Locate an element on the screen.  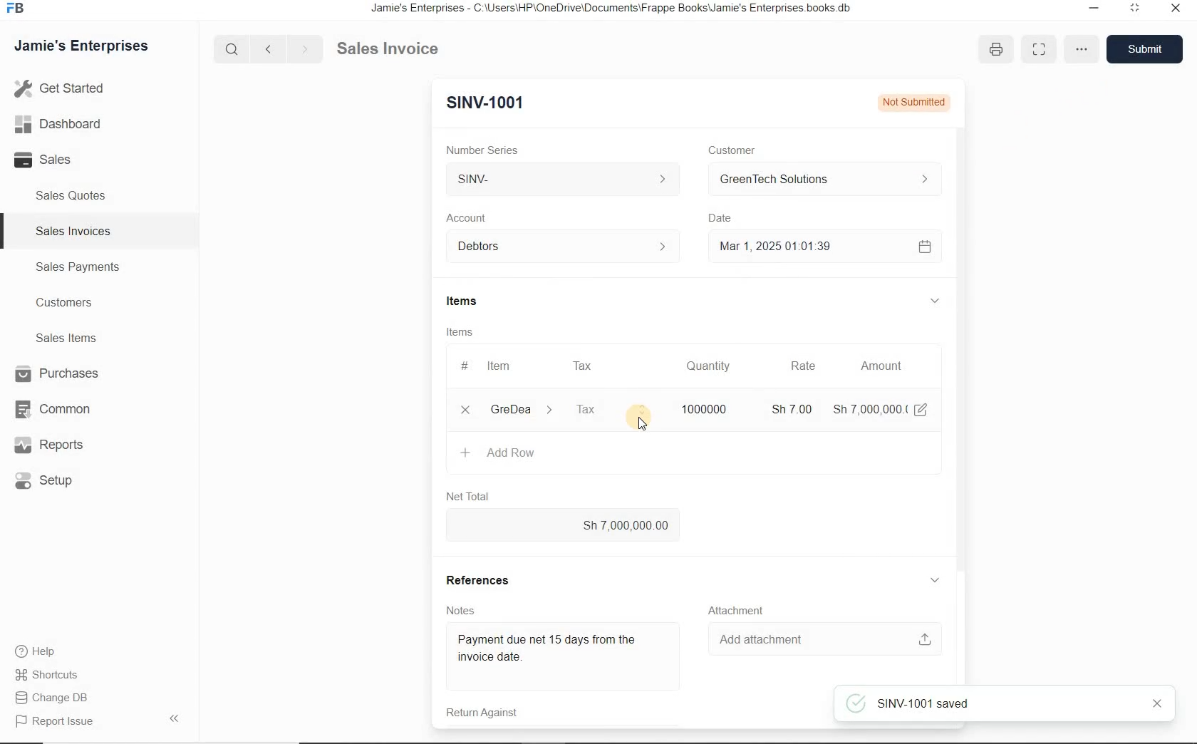
+ Add Row is located at coordinates (498, 455).